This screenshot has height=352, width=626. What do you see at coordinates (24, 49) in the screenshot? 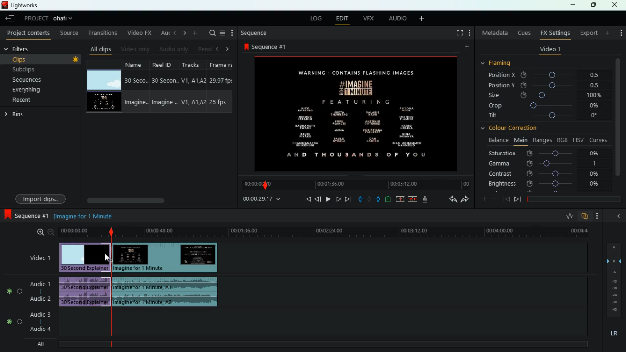
I see `filters` at bounding box center [24, 49].